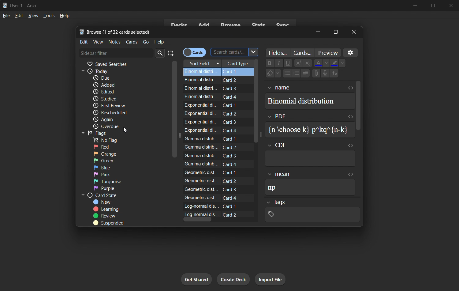  What do you see at coordinates (201, 172) in the screenshot?
I see `Geometric dist.` at bounding box center [201, 172].